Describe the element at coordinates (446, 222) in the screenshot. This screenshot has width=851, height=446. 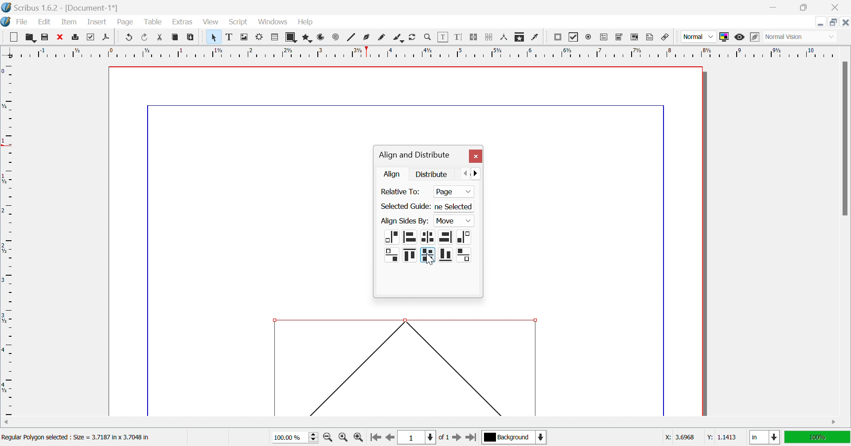
I see `Page` at that location.